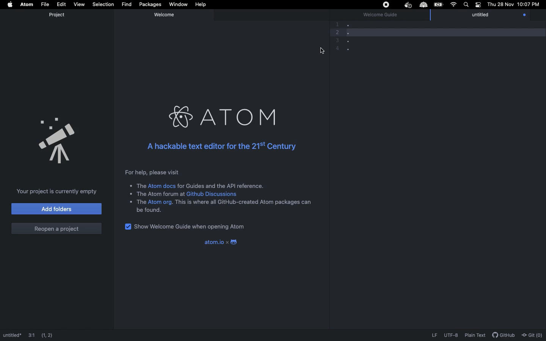 The width and height of the screenshot is (546, 341). I want to click on update, so click(524, 15).